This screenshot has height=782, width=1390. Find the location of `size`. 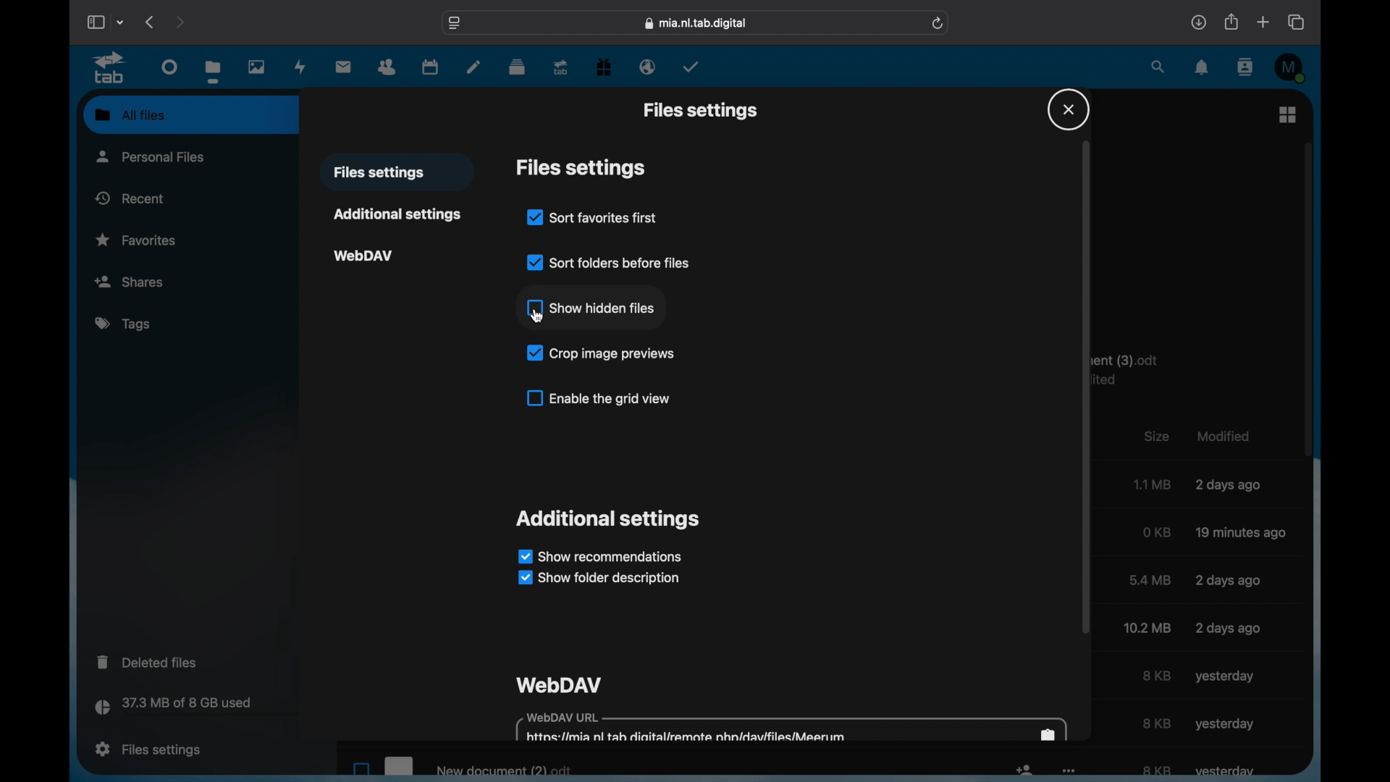

size is located at coordinates (1158, 770).